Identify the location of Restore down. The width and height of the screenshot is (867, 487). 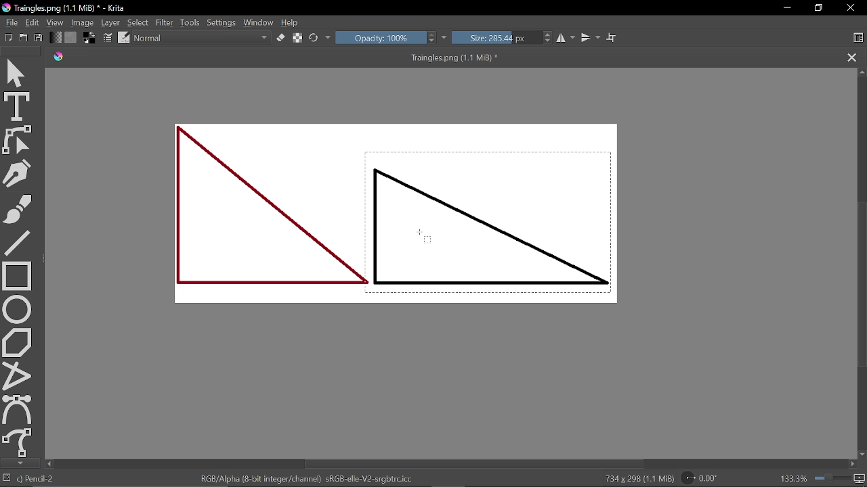
(818, 8).